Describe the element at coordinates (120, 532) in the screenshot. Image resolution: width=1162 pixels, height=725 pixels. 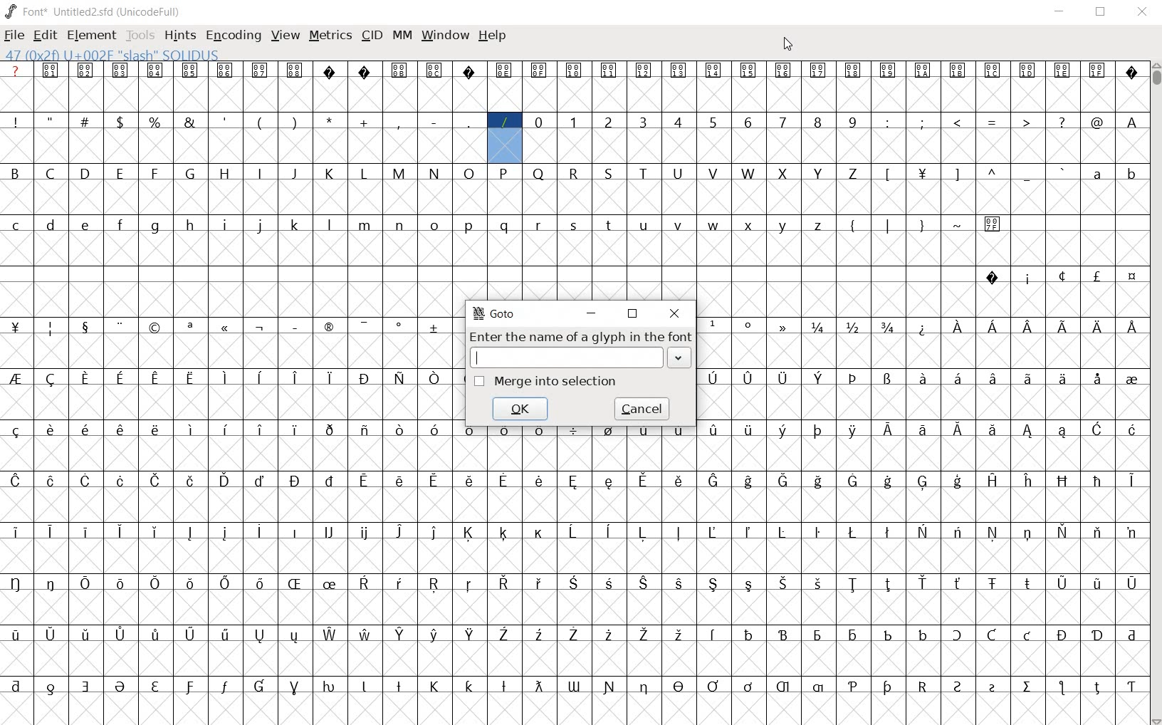
I see `glyph` at that location.